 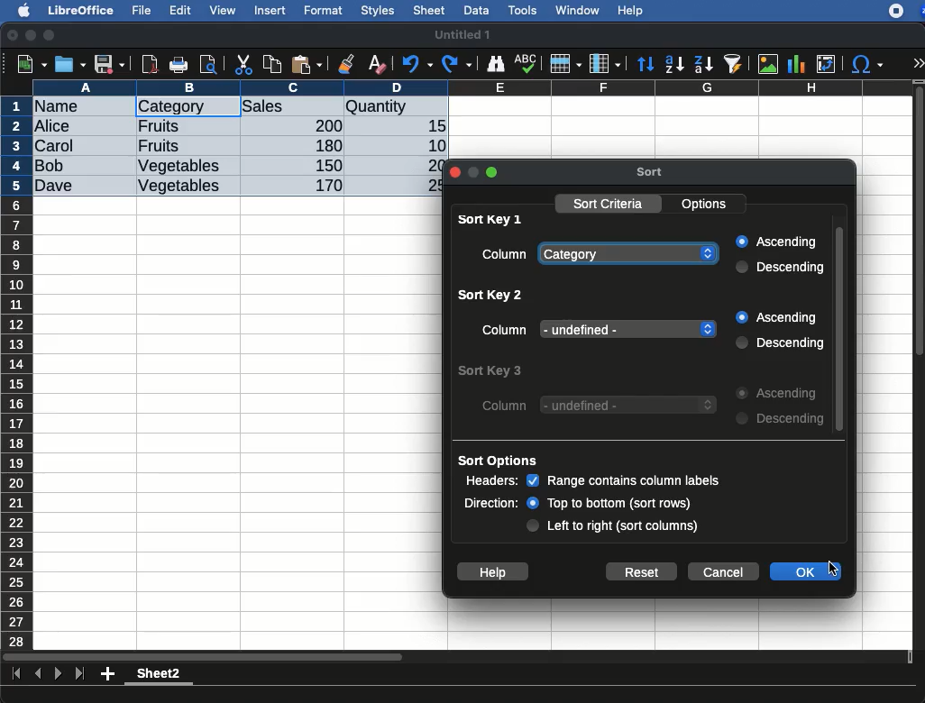 What do you see at coordinates (631, 12) in the screenshot?
I see `help` at bounding box center [631, 12].